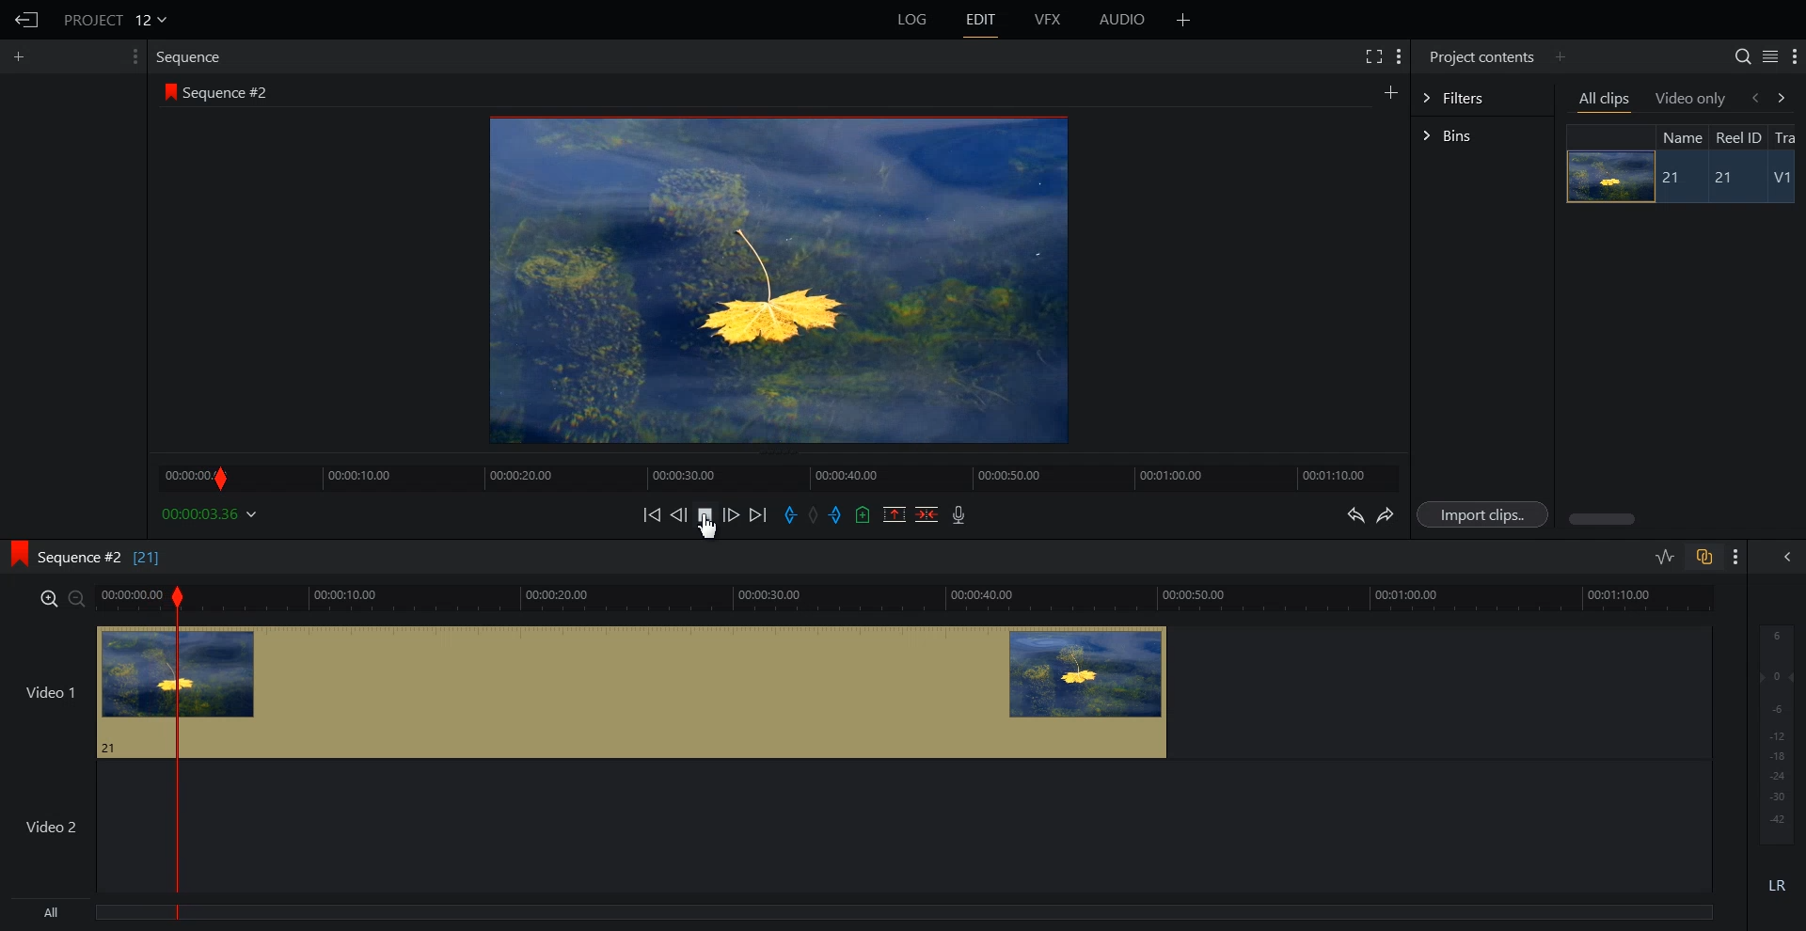 The image size is (1806, 931). I want to click on Filters, so click(1481, 96).